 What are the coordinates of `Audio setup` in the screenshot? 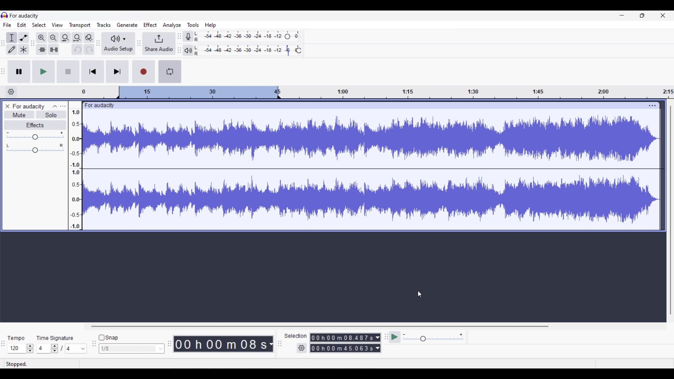 It's located at (118, 44).